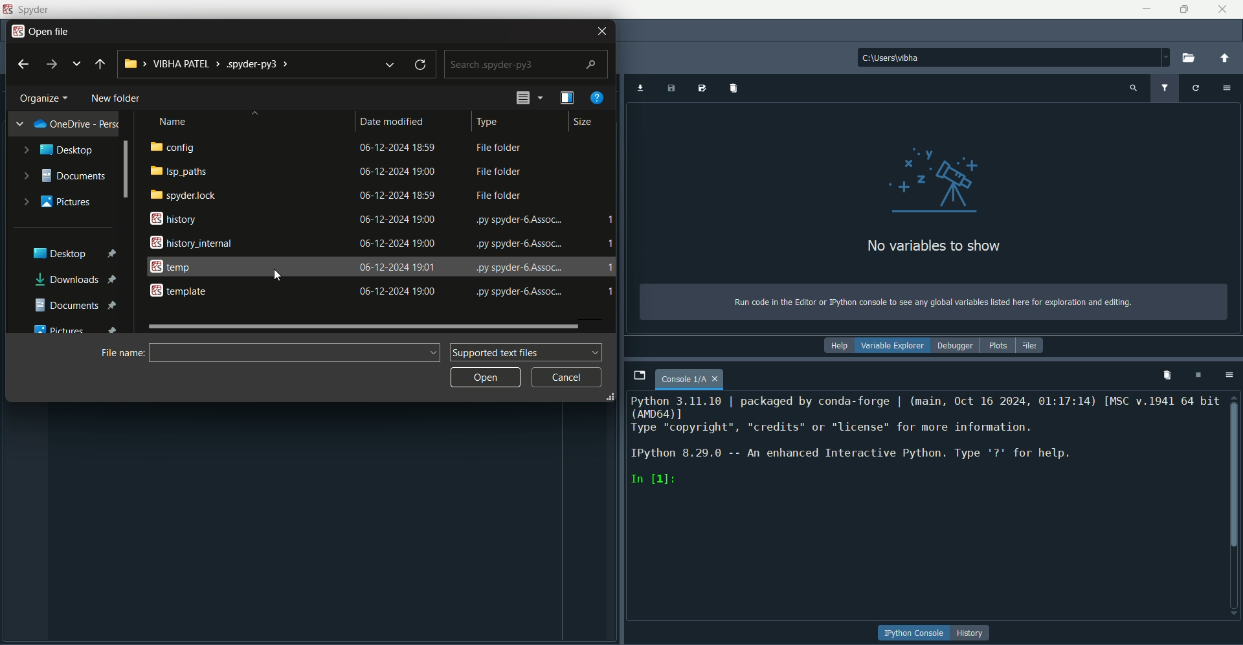  What do you see at coordinates (701, 88) in the screenshot?
I see `save data as` at bounding box center [701, 88].